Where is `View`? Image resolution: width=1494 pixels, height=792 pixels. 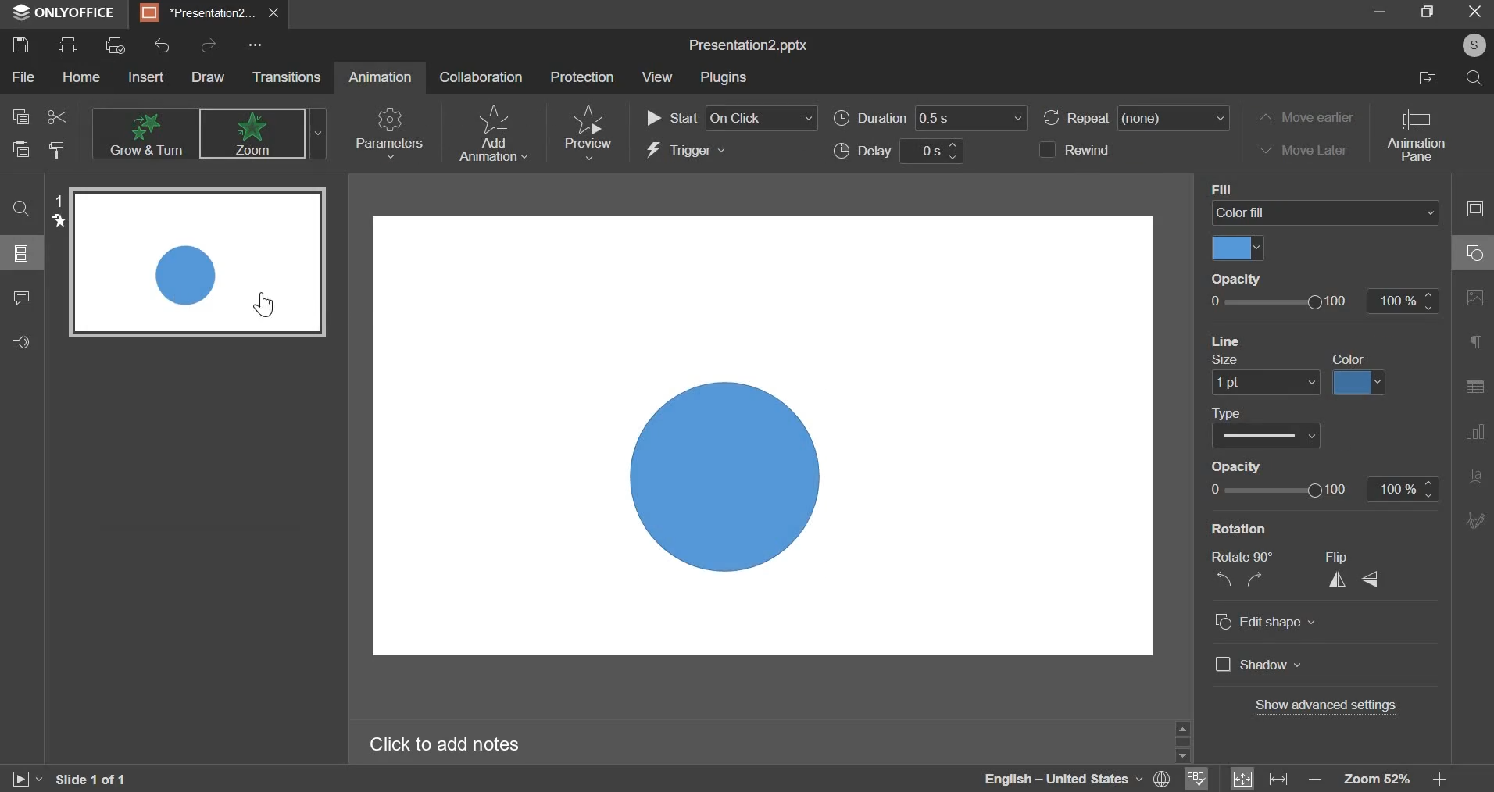 View is located at coordinates (659, 80).